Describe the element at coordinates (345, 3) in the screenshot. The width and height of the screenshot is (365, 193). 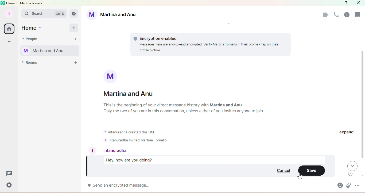
I see `Maximize` at that location.